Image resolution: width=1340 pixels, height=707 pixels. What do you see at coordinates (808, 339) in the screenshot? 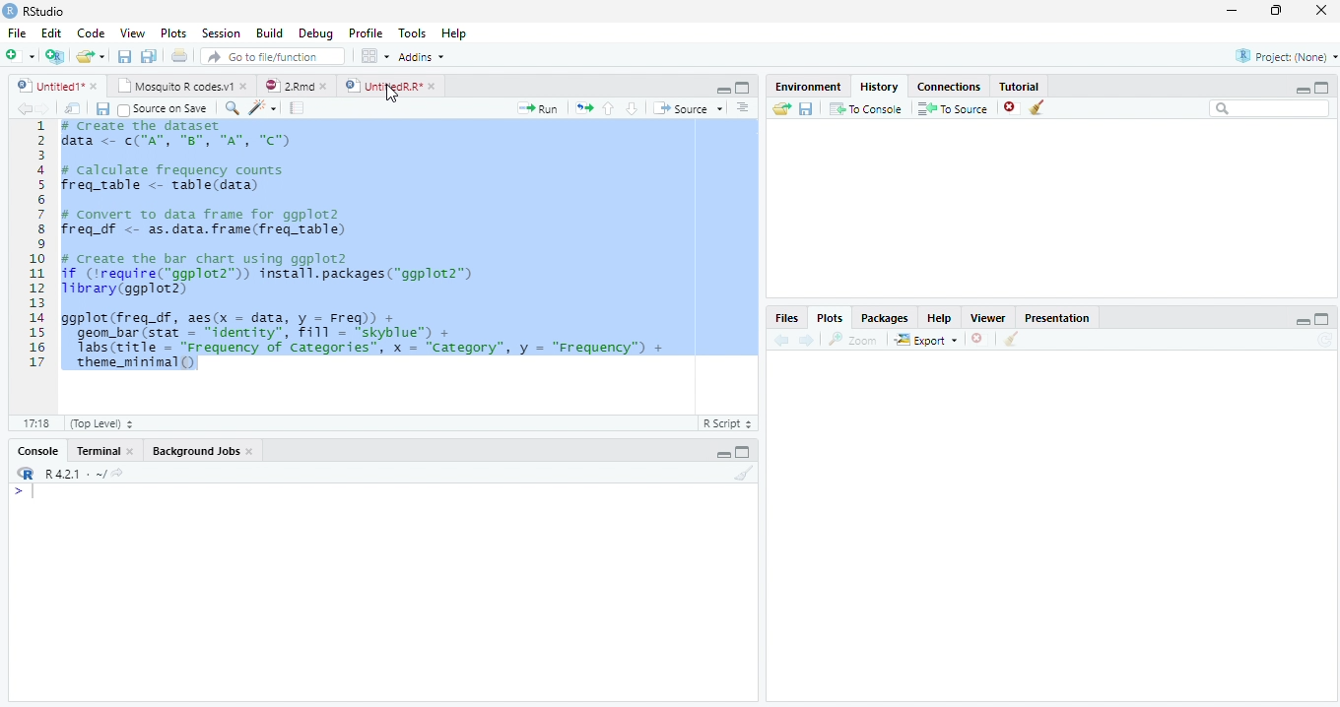
I see `Next` at bounding box center [808, 339].